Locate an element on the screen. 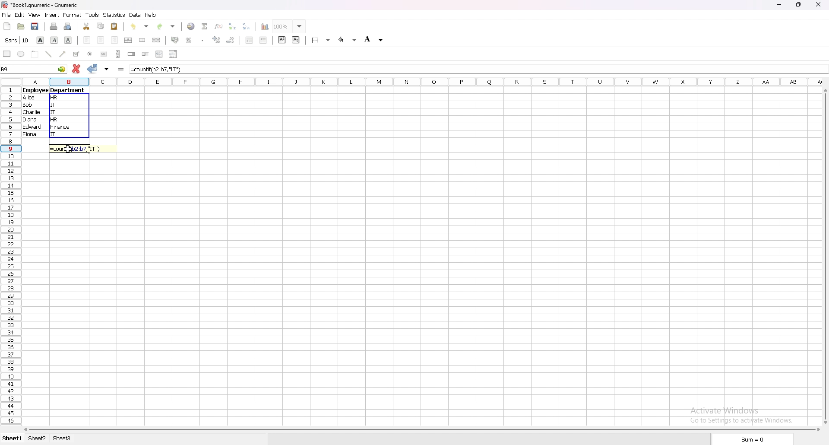  right align is located at coordinates (115, 41).